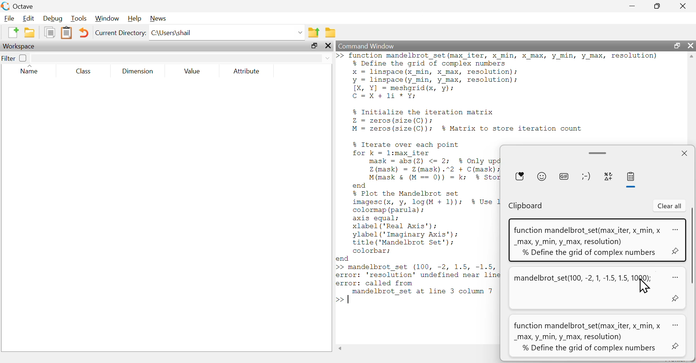  What do you see at coordinates (28, 18) in the screenshot?
I see `Edit` at bounding box center [28, 18].